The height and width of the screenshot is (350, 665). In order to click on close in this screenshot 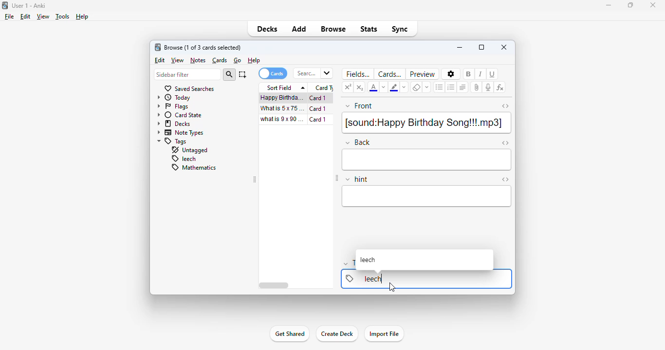, I will do `click(504, 47)`.